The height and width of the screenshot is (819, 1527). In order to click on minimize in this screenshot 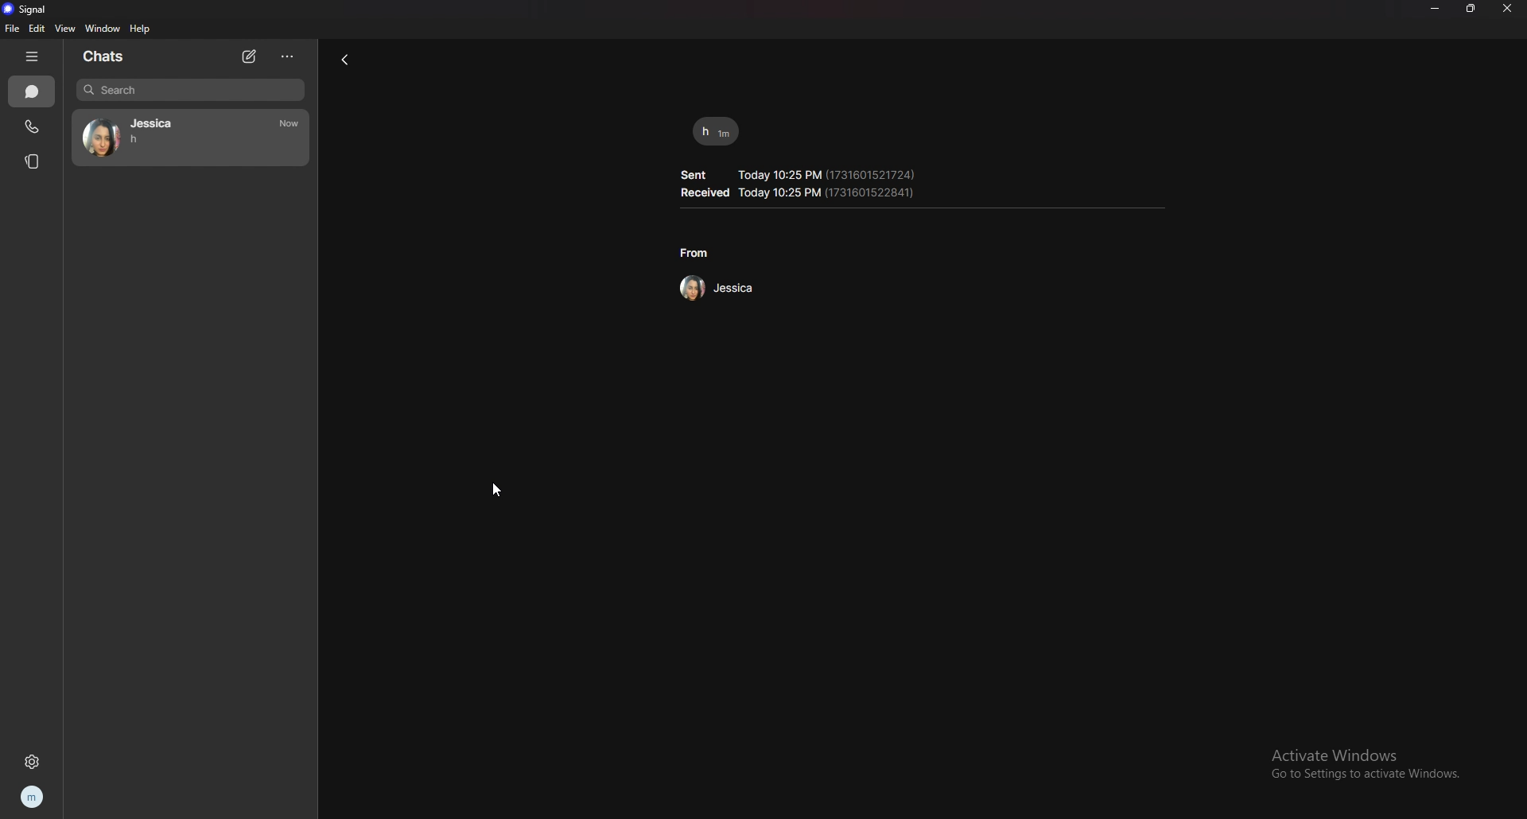, I will do `click(1435, 8)`.